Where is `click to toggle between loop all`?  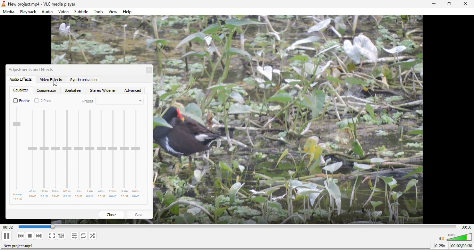 click to toggle between loop all is located at coordinates (84, 236).